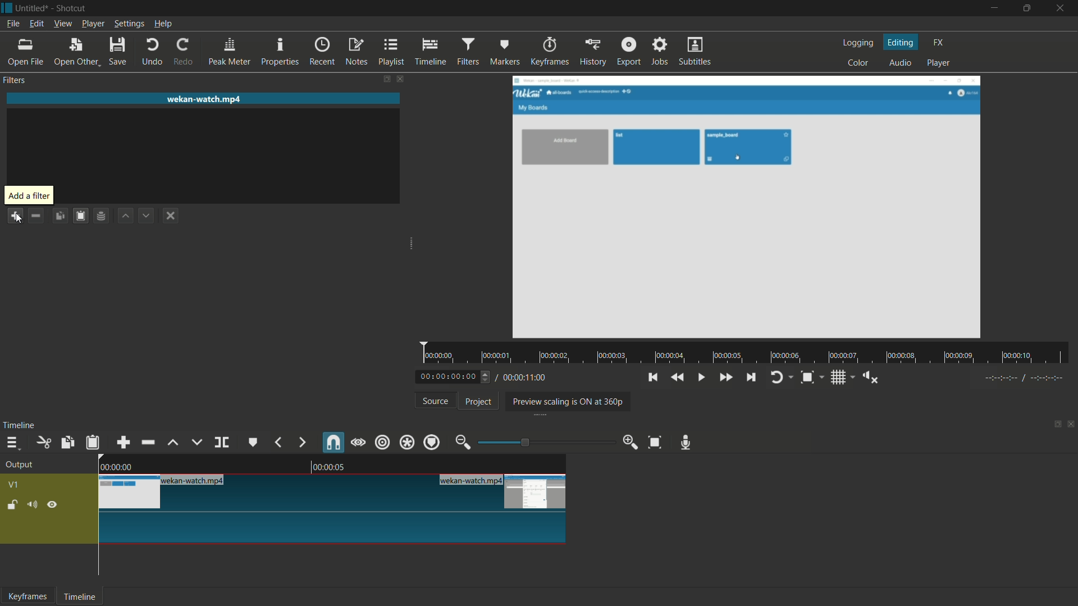 The image size is (1078, 606). What do you see at coordinates (15, 443) in the screenshot?
I see `timeline menu` at bounding box center [15, 443].